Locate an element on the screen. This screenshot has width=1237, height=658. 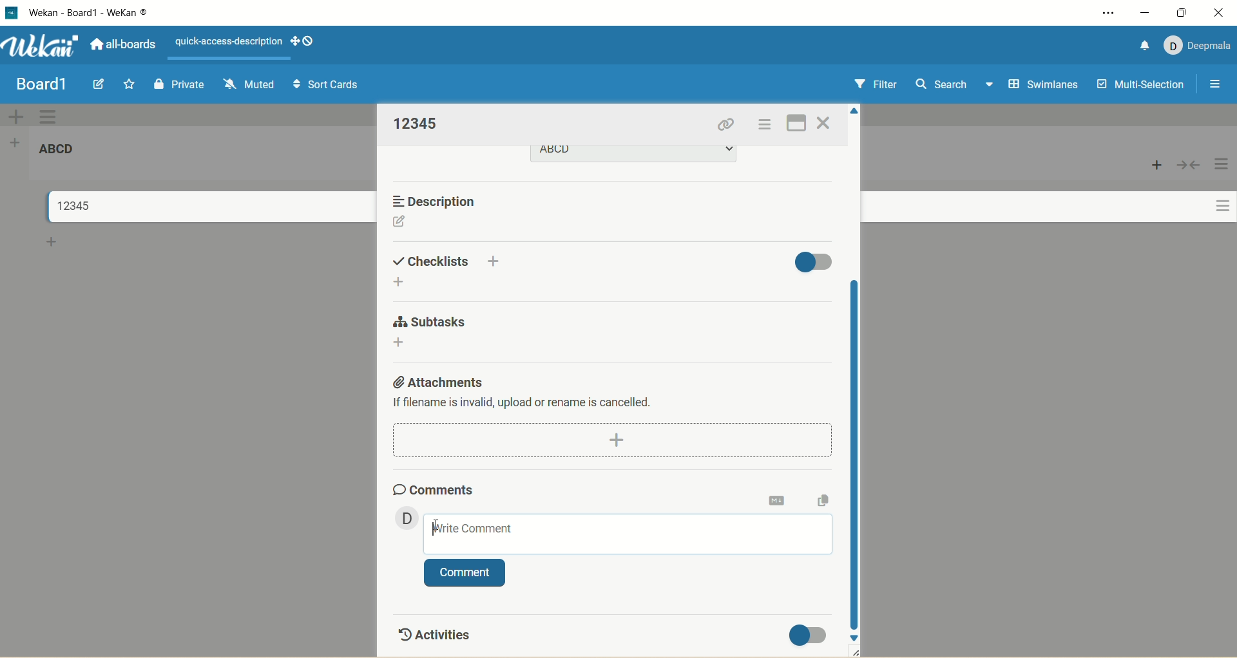
title is located at coordinates (68, 206).